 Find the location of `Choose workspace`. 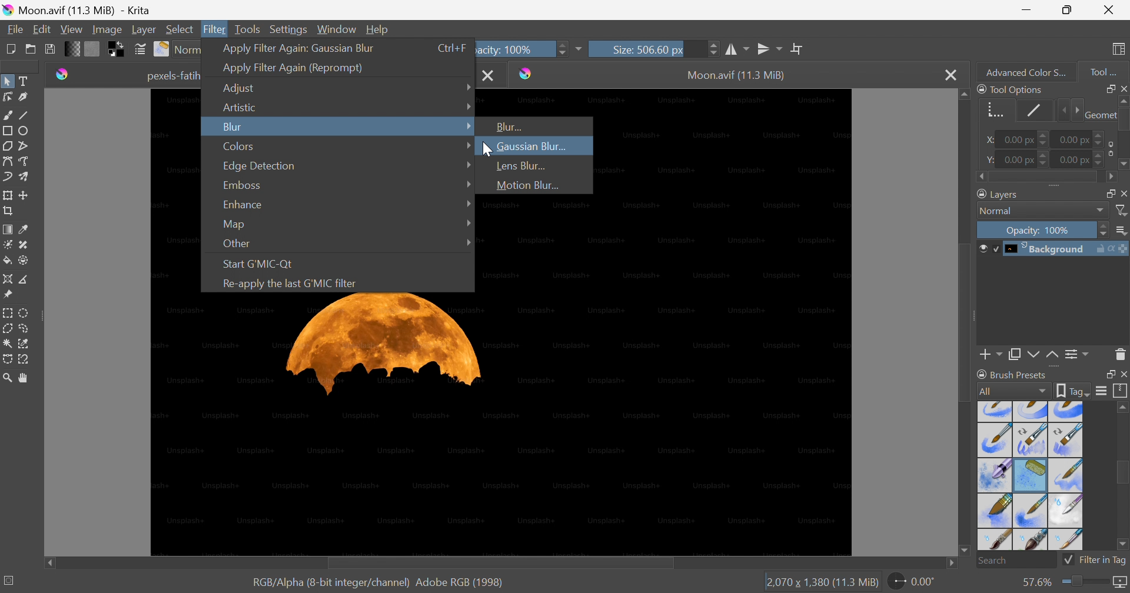

Choose workspace is located at coordinates (1121, 51).